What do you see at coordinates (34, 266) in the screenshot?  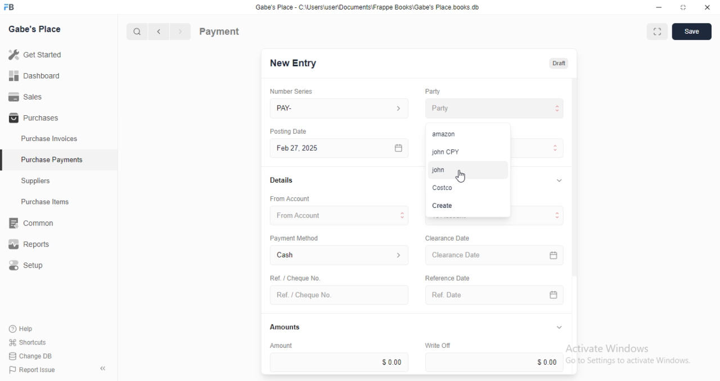 I see `Setup` at bounding box center [34, 266].